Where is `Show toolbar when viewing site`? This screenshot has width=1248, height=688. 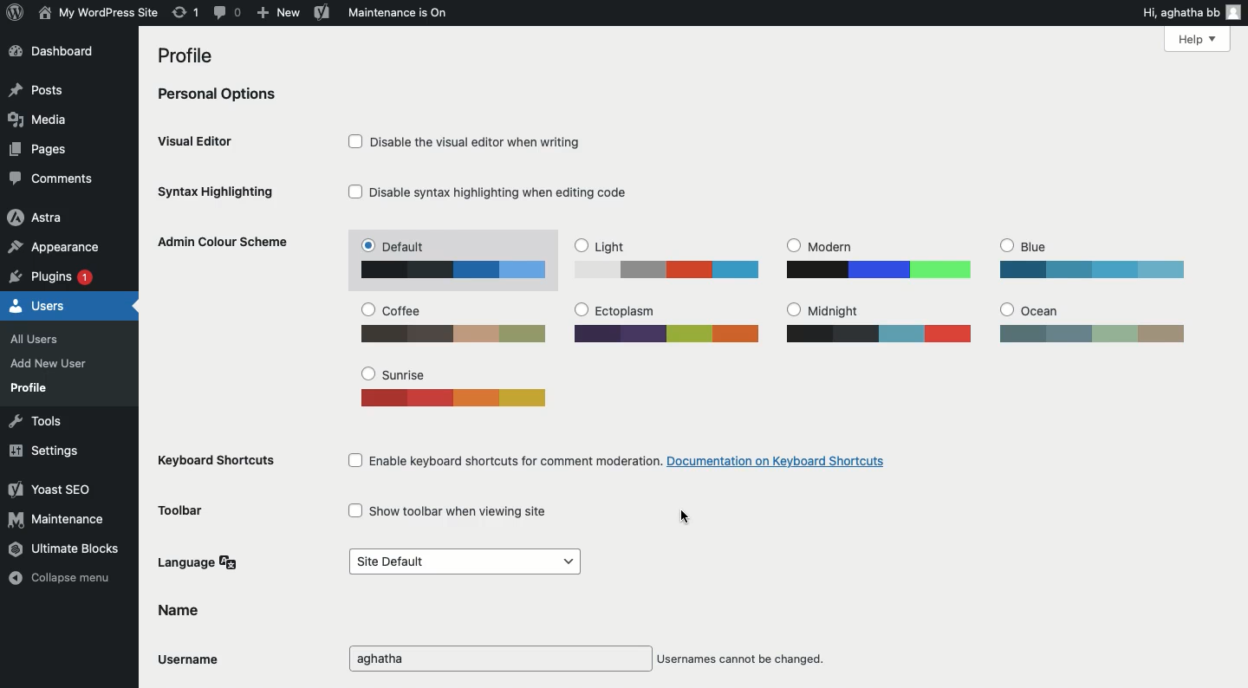
Show toolbar when viewing site is located at coordinates (448, 510).